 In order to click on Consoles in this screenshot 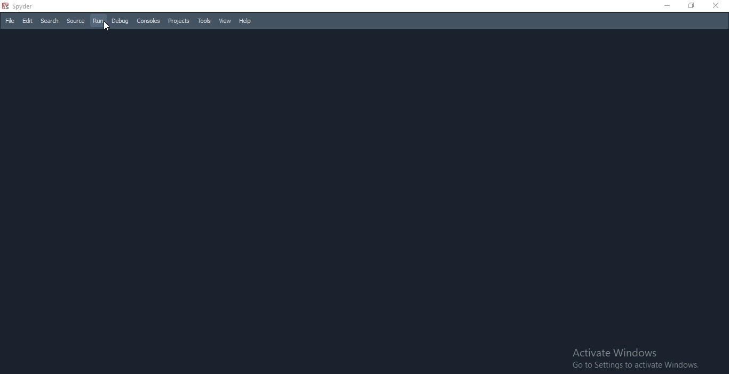, I will do `click(148, 21)`.